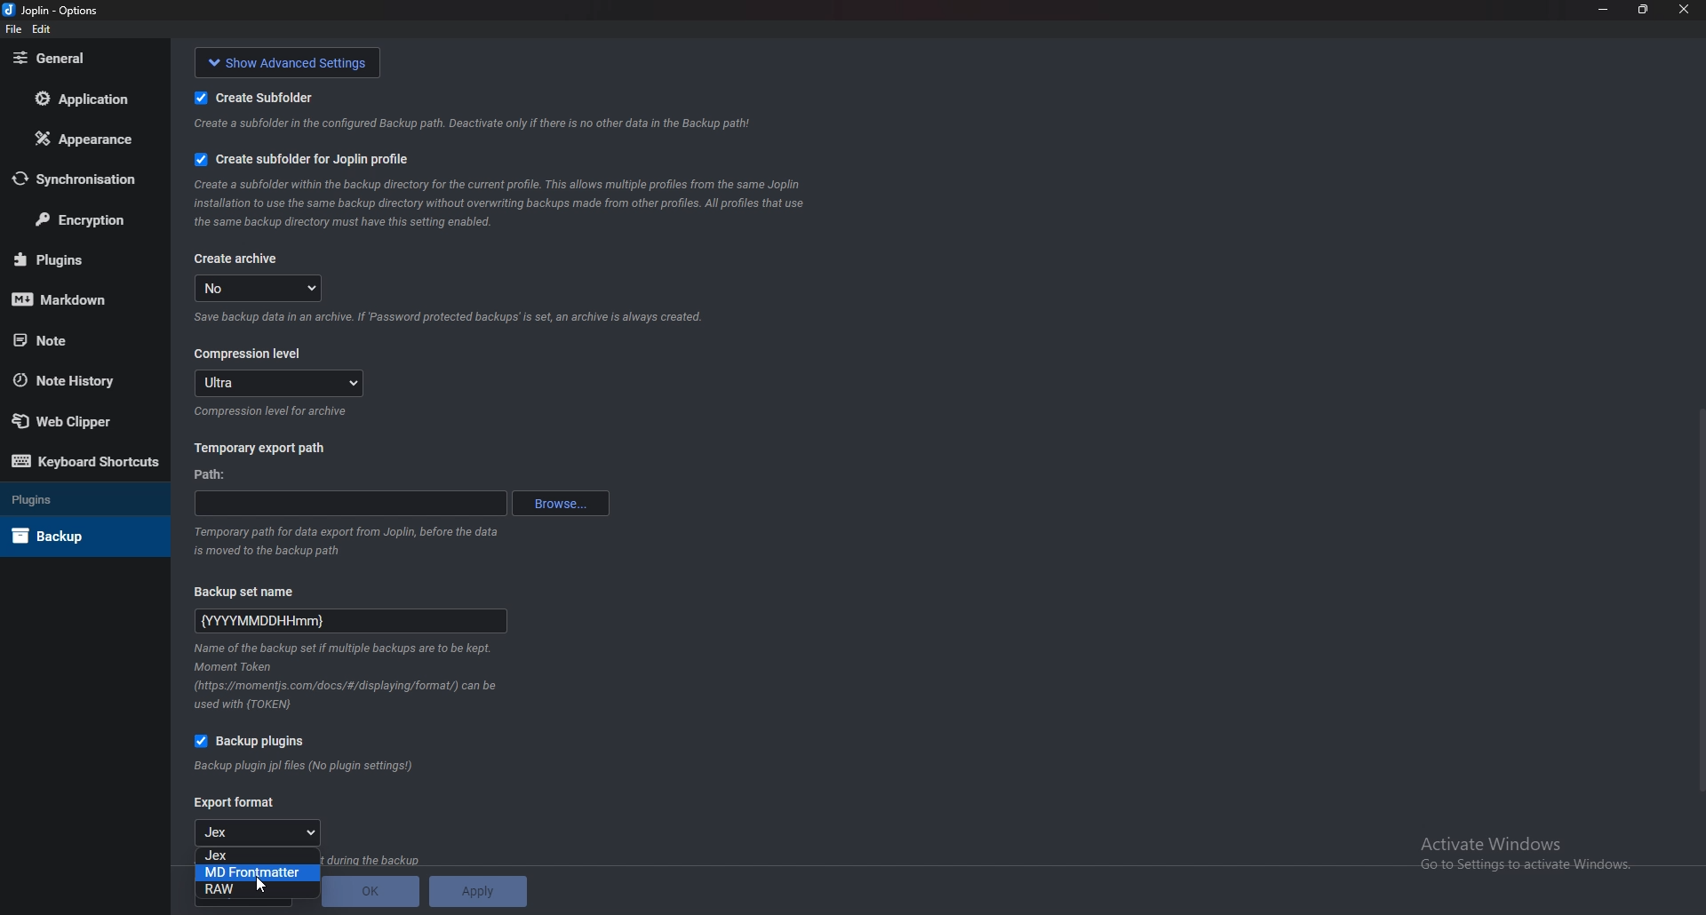 This screenshot has width=1706, height=915. What do you see at coordinates (259, 855) in the screenshot?
I see `jex` at bounding box center [259, 855].